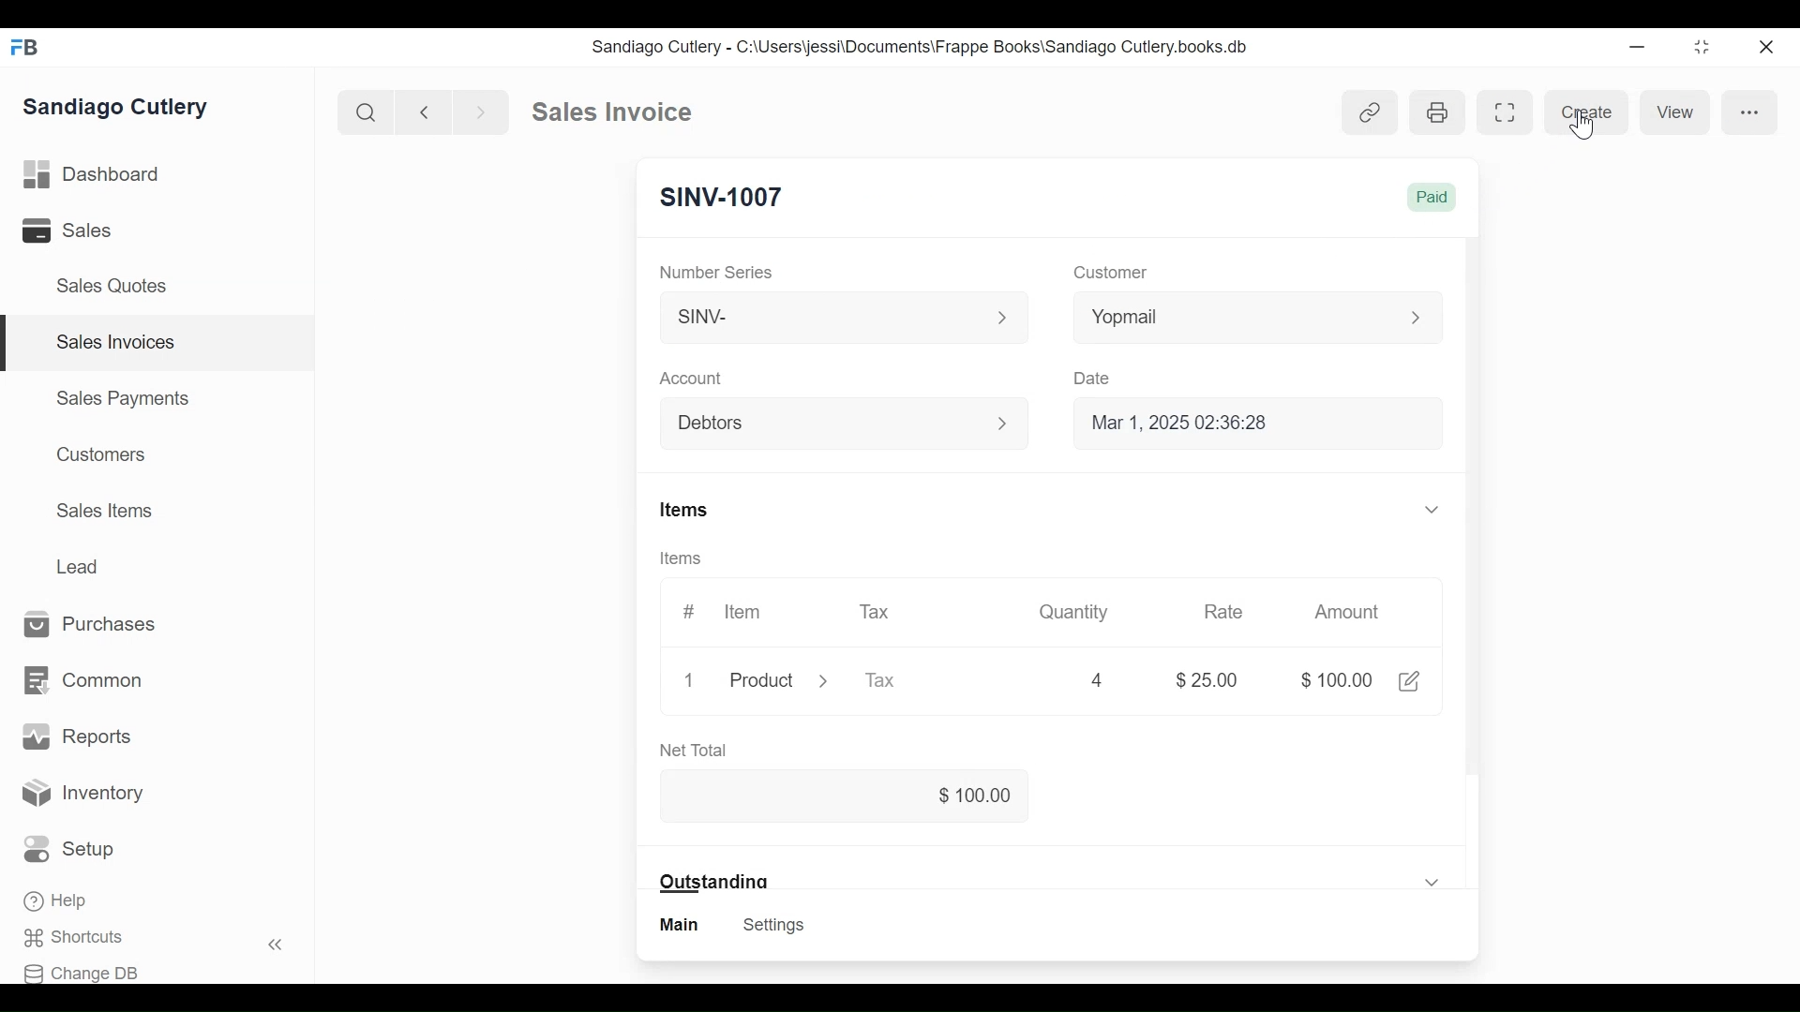 The height and width of the screenshot is (1012, 1800). What do you see at coordinates (1225, 611) in the screenshot?
I see `Rate` at bounding box center [1225, 611].